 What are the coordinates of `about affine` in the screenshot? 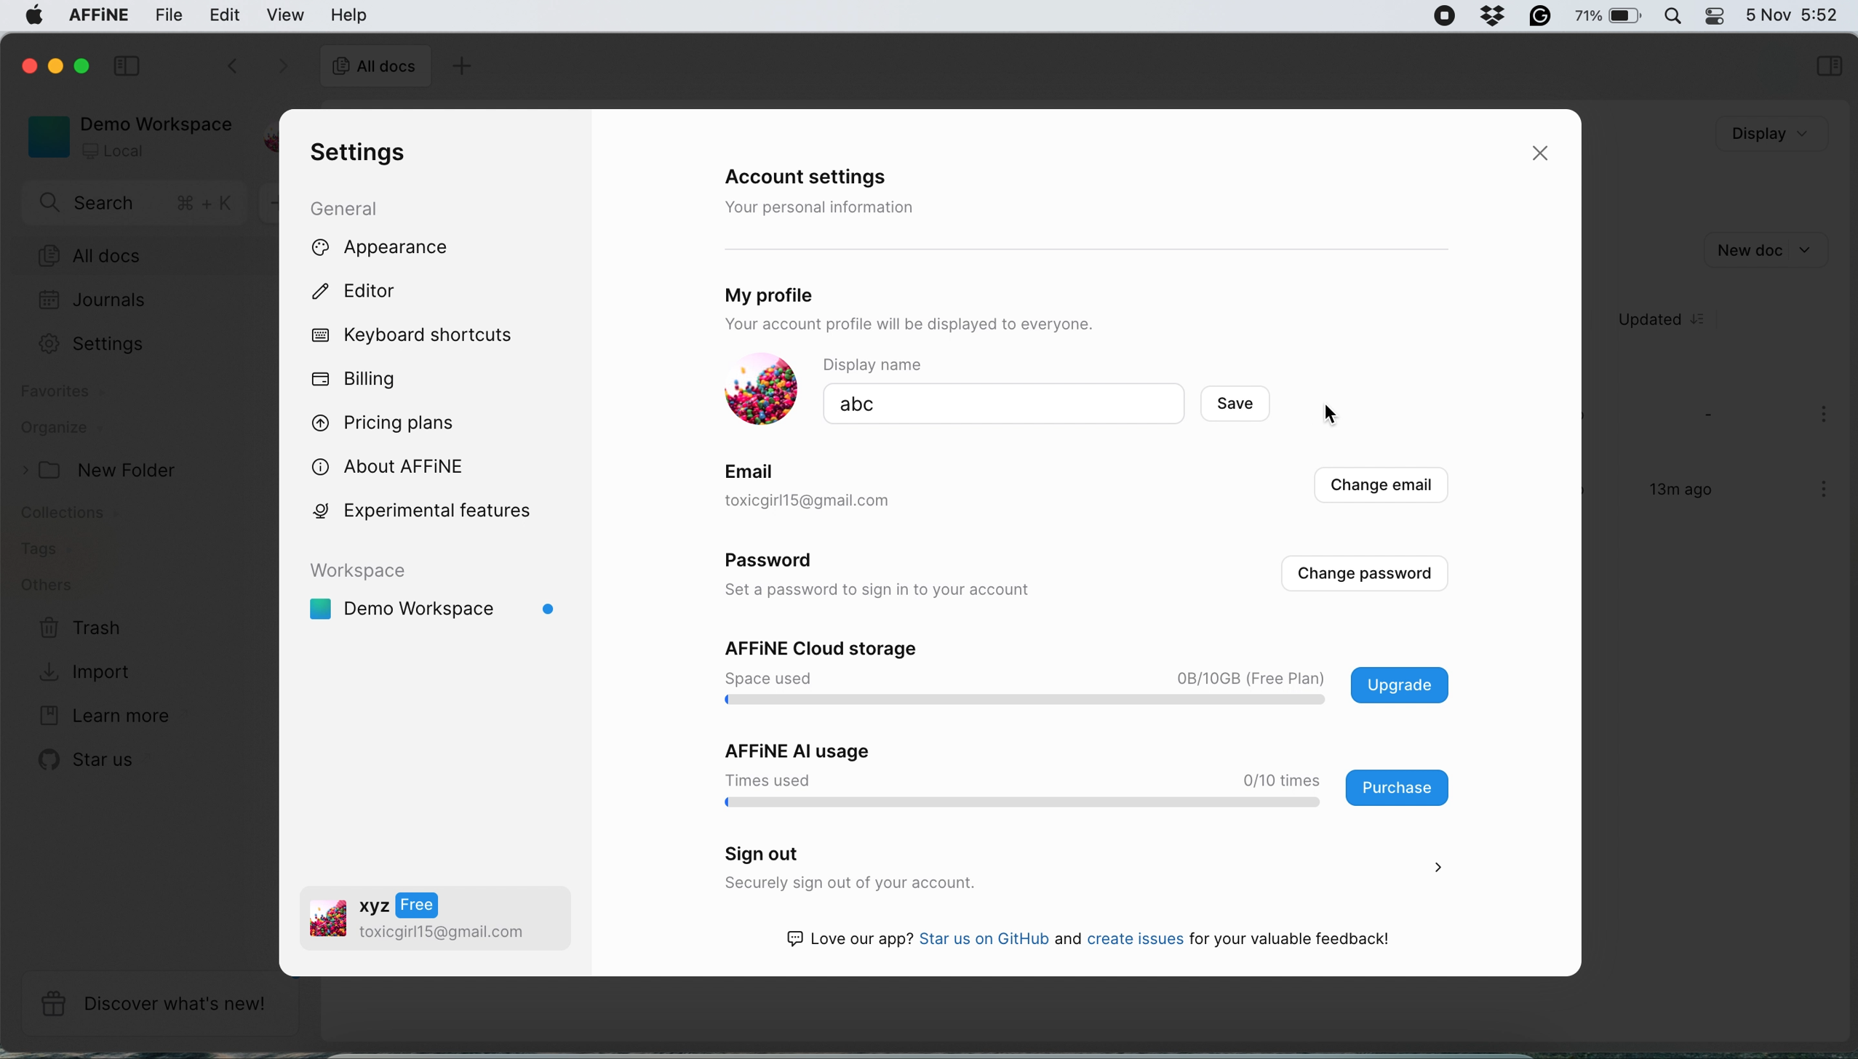 It's located at (396, 465).